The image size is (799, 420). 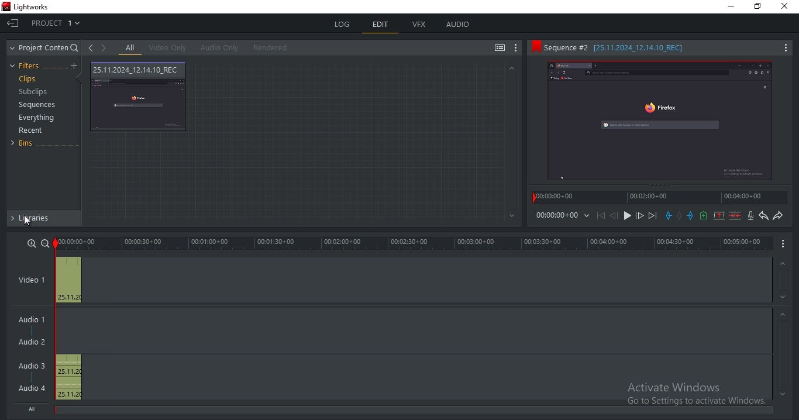 I want to click on options, so click(x=782, y=245).